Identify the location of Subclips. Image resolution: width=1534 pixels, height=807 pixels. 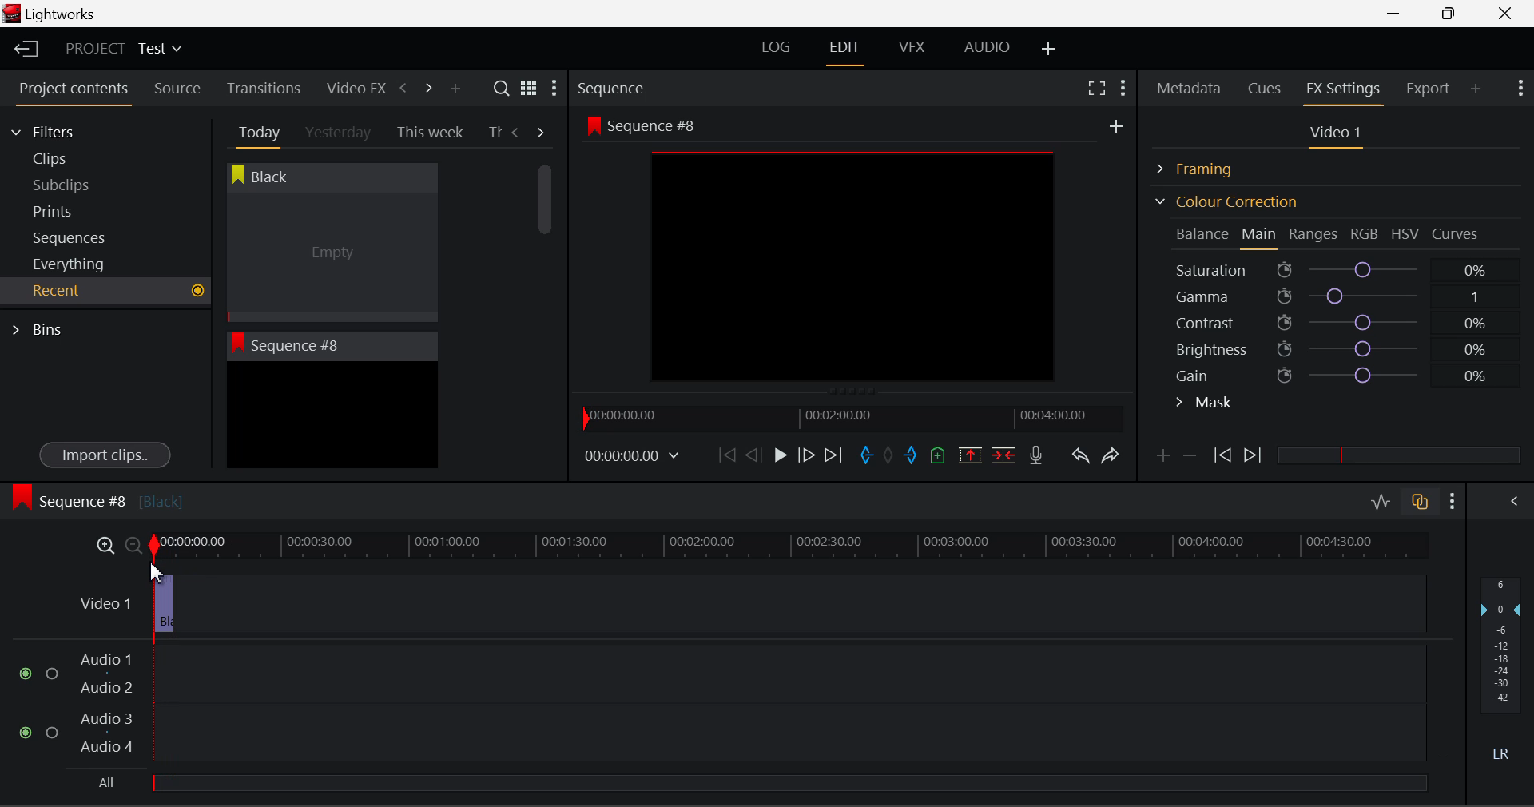
(77, 185).